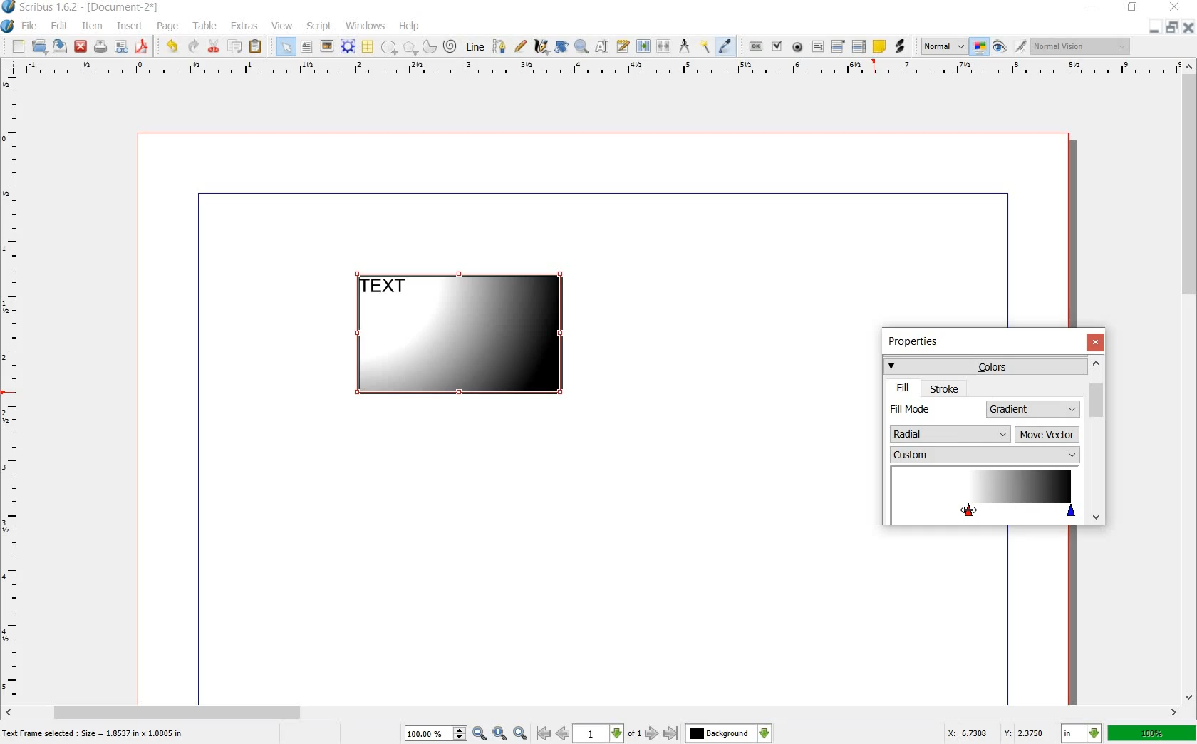 This screenshot has height=744, width=1197. What do you see at coordinates (1082, 733) in the screenshot?
I see `in` at bounding box center [1082, 733].